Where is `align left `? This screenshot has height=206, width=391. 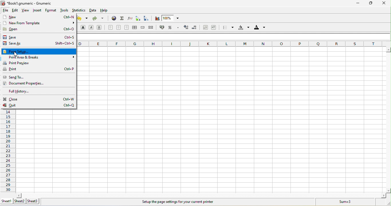 align left  is located at coordinates (110, 28).